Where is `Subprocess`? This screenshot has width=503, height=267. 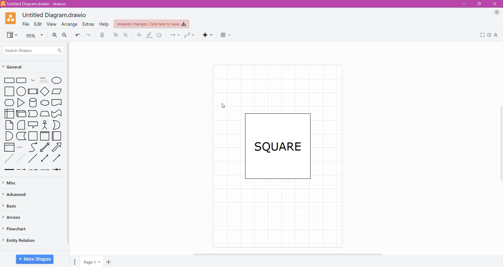
Subprocess is located at coordinates (33, 91).